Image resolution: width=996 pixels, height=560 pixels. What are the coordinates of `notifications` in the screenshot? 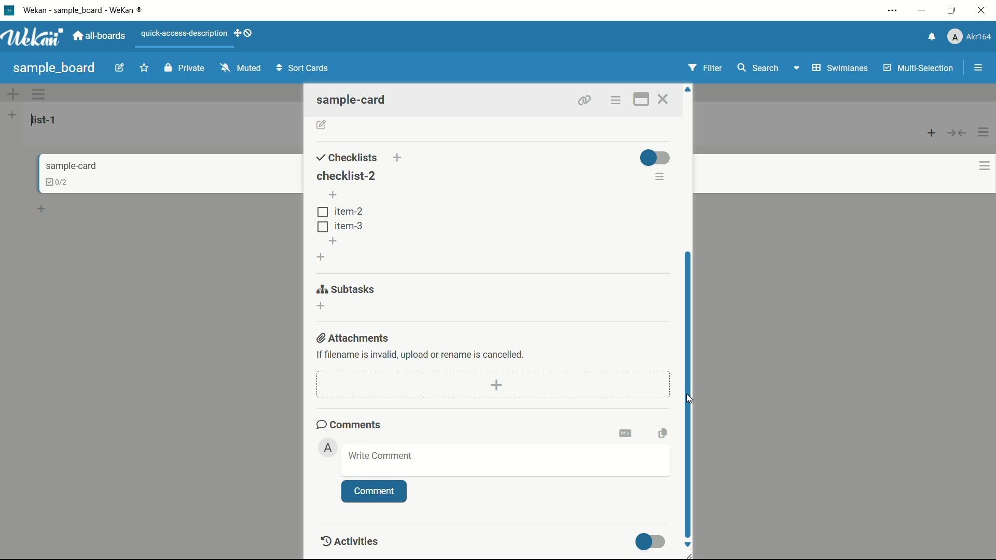 It's located at (933, 36).